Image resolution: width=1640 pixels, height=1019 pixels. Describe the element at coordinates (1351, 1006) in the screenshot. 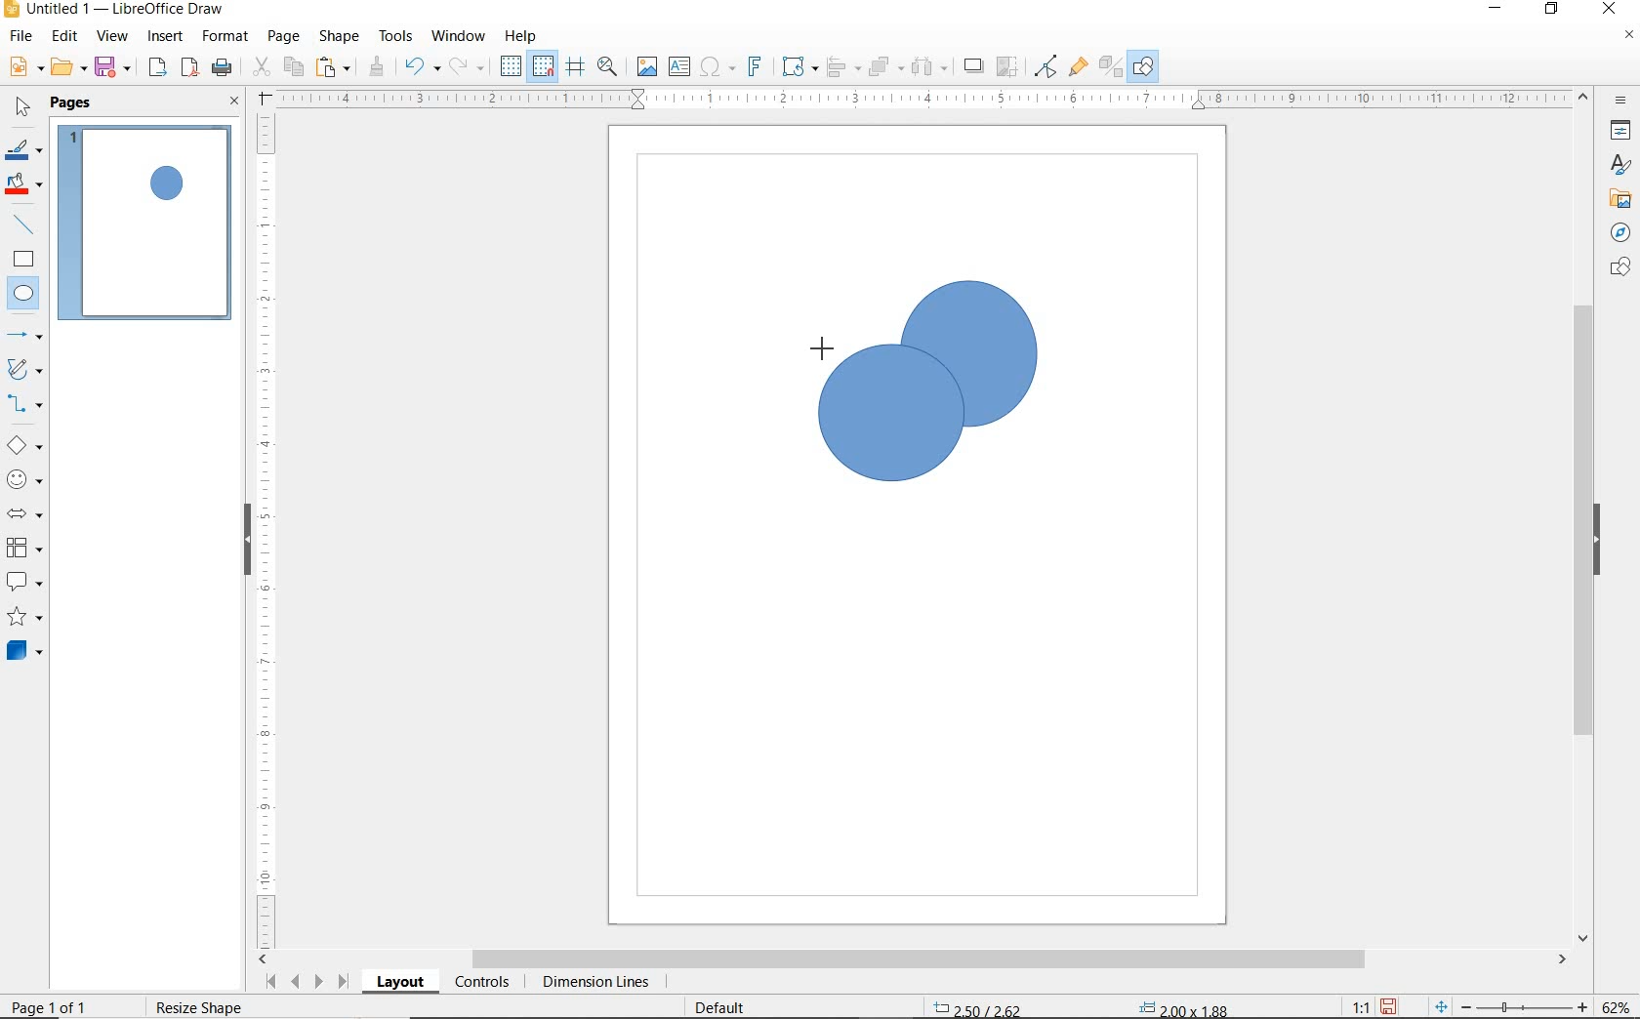

I see `SCALE FACTOR` at that location.